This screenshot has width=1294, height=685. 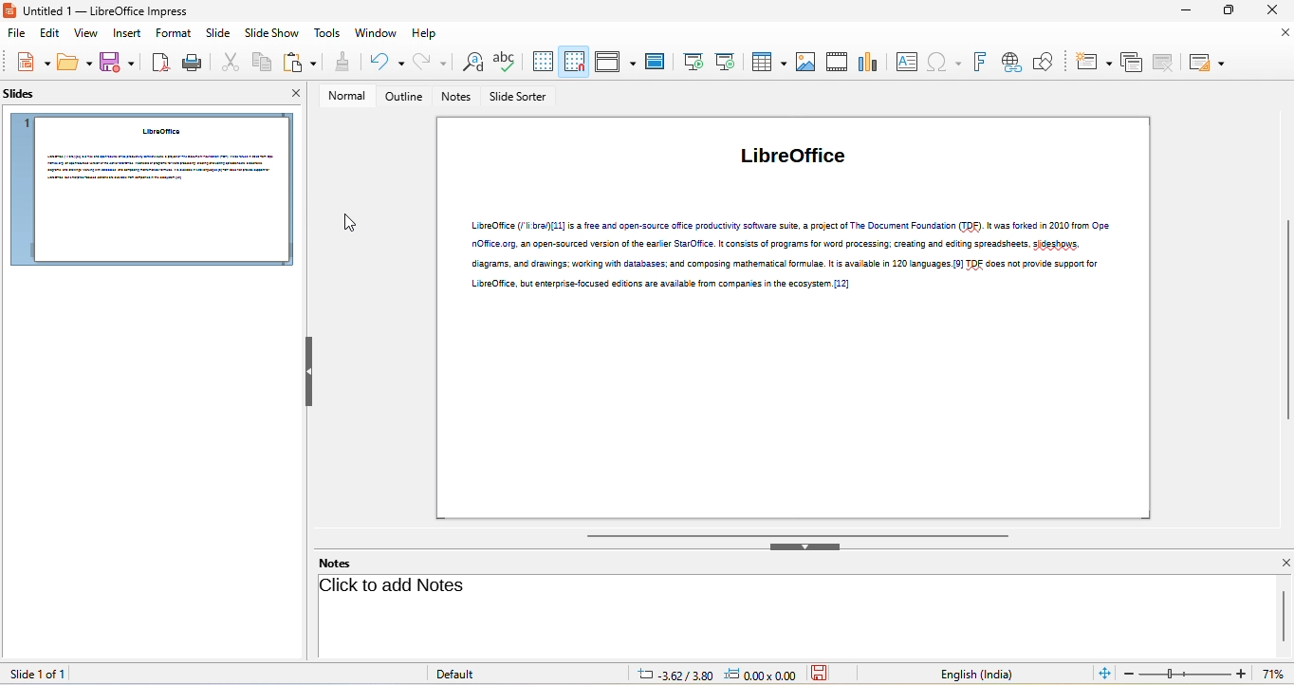 What do you see at coordinates (429, 33) in the screenshot?
I see `help` at bounding box center [429, 33].